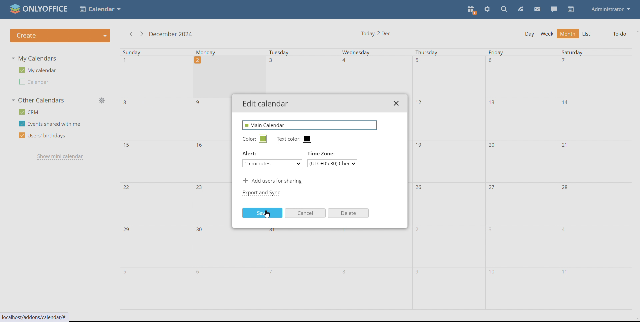 This screenshot has width=640, height=322. Describe the element at coordinates (229, 269) in the screenshot. I see `monday` at that location.